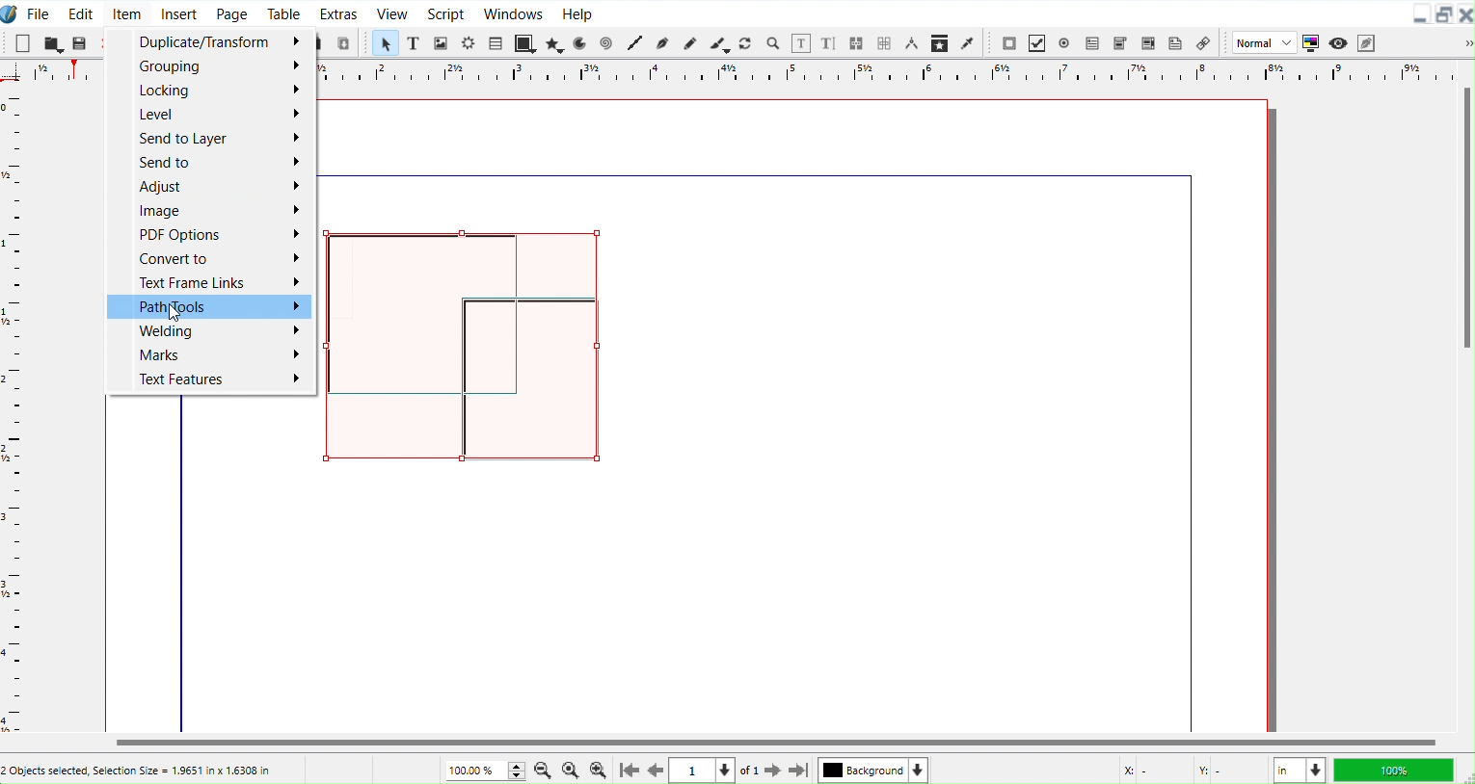 The image size is (1475, 784). I want to click on PDF Radio Button, so click(1064, 42).